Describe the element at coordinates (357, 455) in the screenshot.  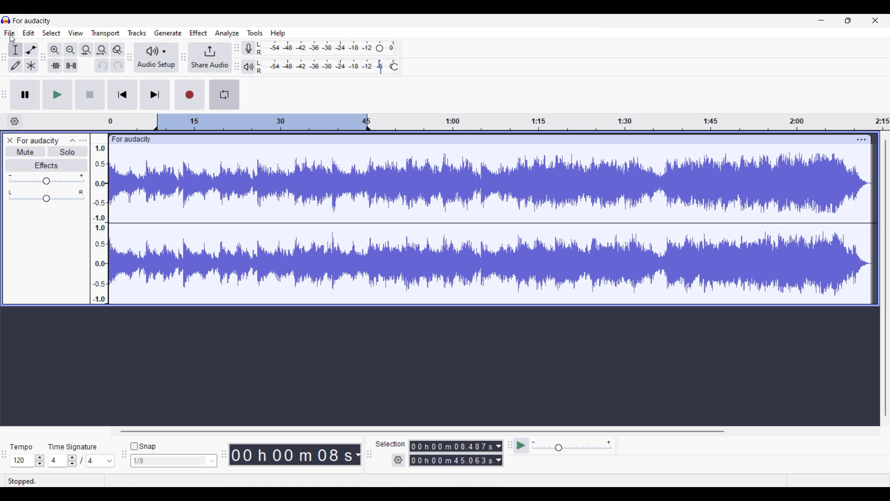
I see `Track measurement ` at that location.